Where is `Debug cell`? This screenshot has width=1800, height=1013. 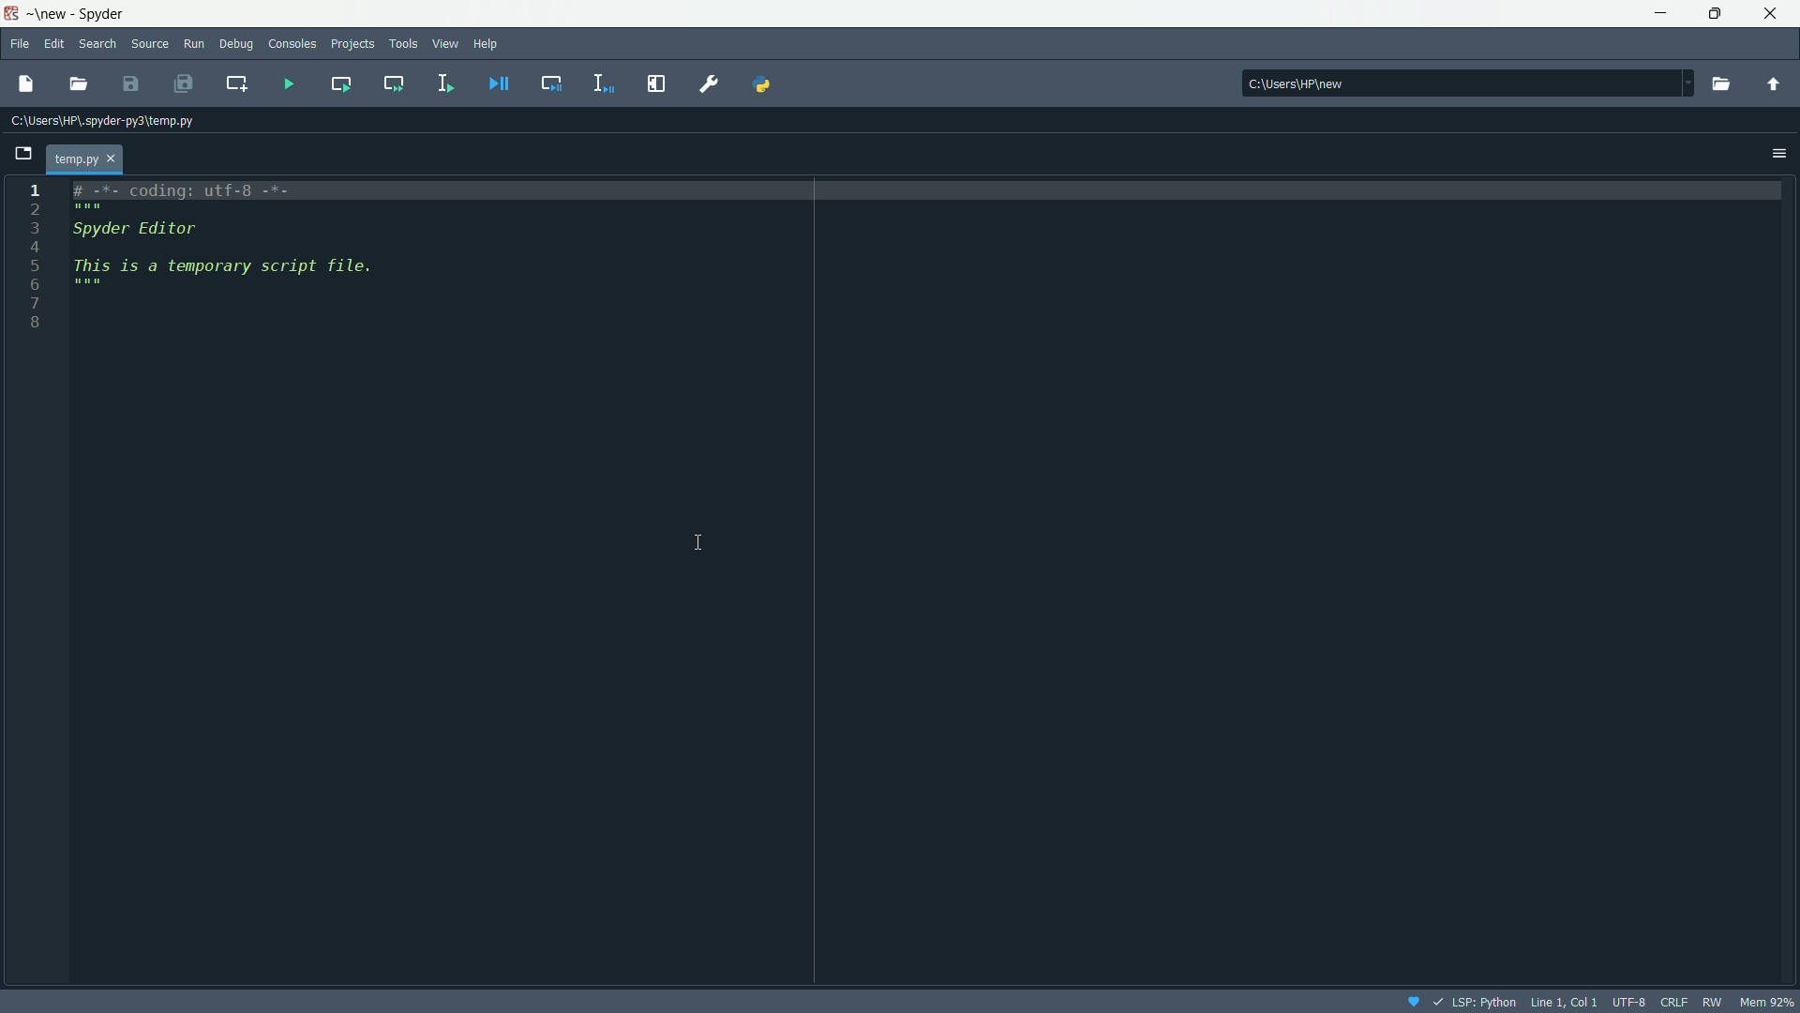 Debug cell is located at coordinates (552, 83).